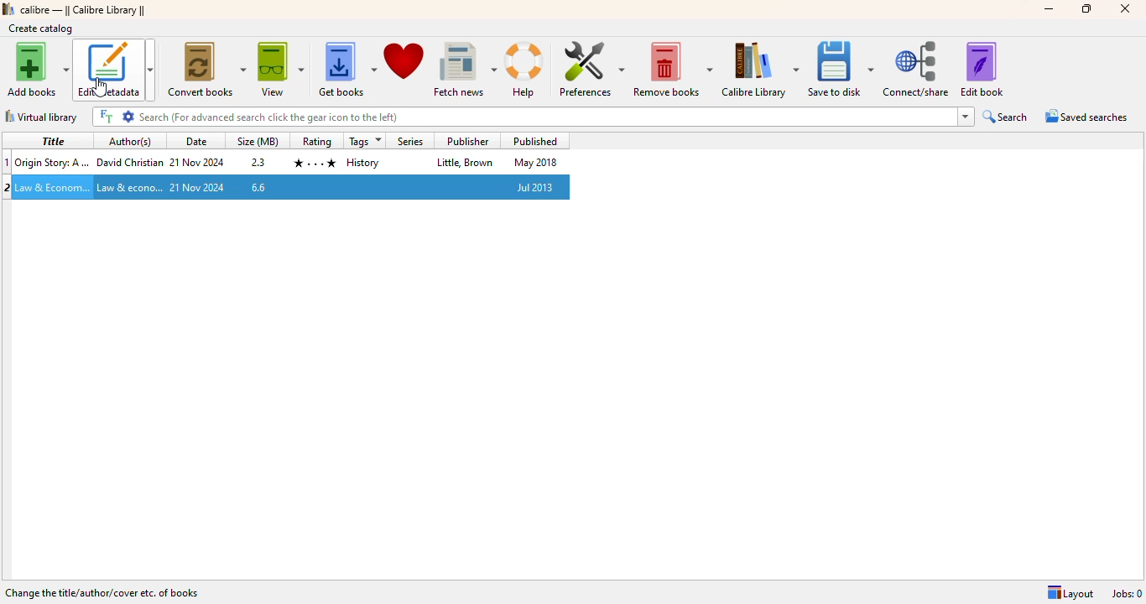  What do you see at coordinates (55, 186) in the screenshot?
I see `Title` at bounding box center [55, 186].